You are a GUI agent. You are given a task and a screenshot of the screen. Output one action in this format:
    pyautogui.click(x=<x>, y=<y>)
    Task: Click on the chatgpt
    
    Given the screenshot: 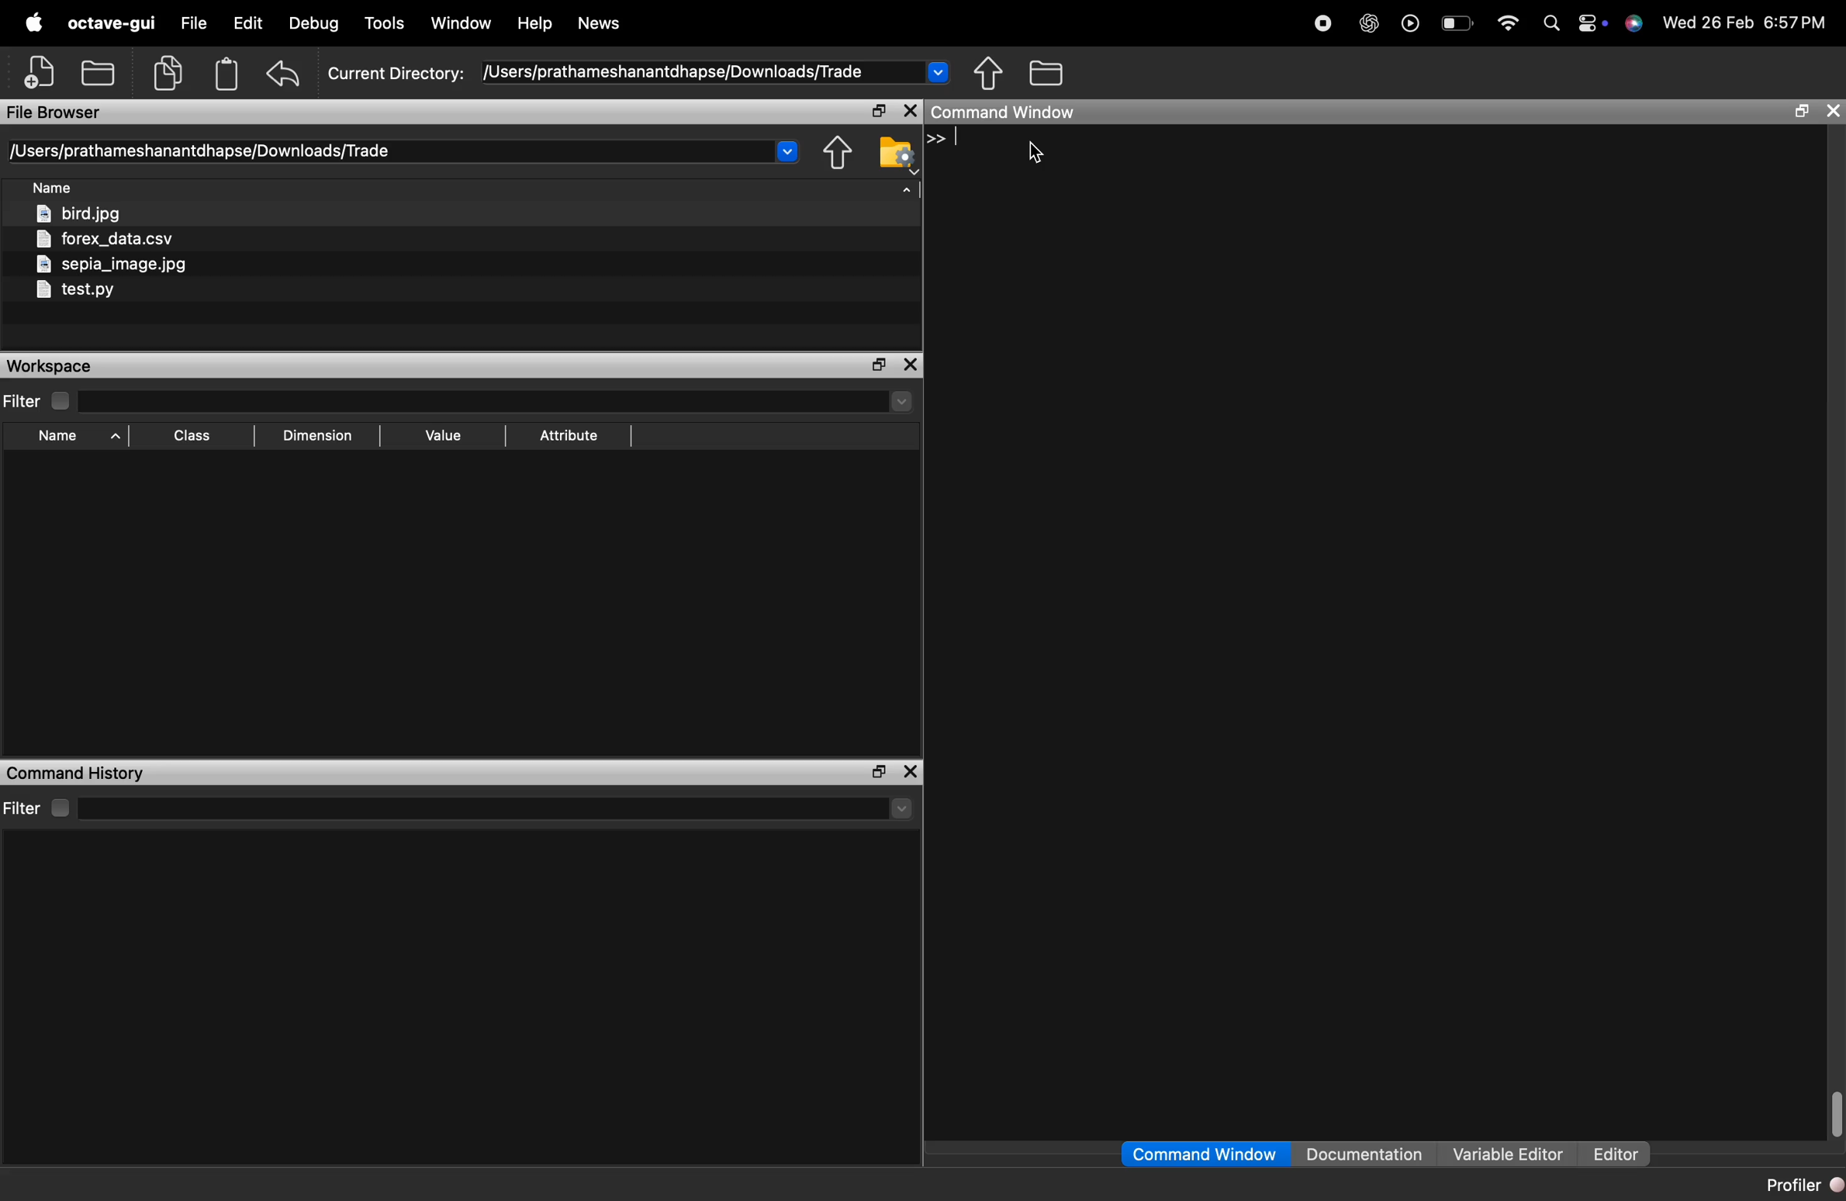 What is the action you would take?
    pyautogui.click(x=1371, y=23)
    